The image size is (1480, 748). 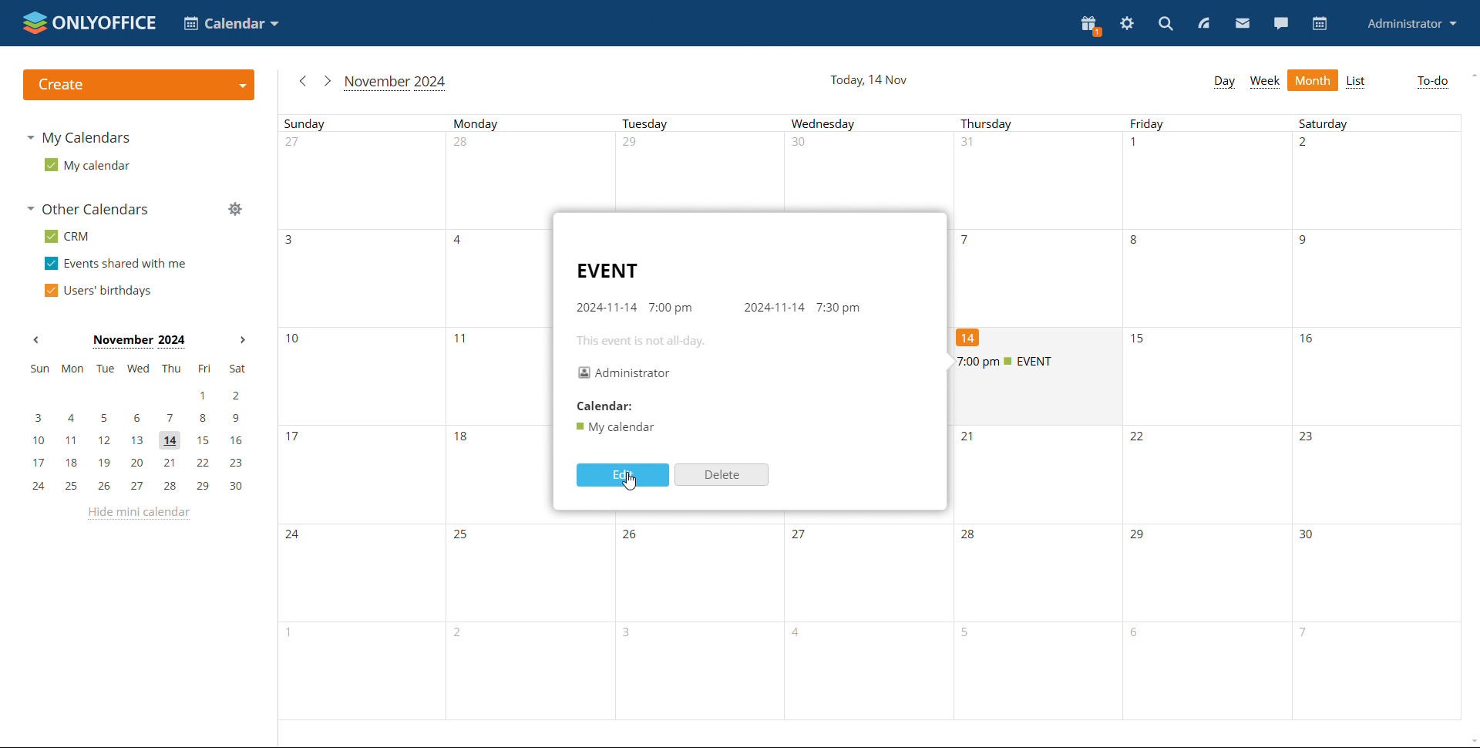 What do you see at coordinates (292, 436) in the screenshot?
I see `number` at bounding box center [292, 436].